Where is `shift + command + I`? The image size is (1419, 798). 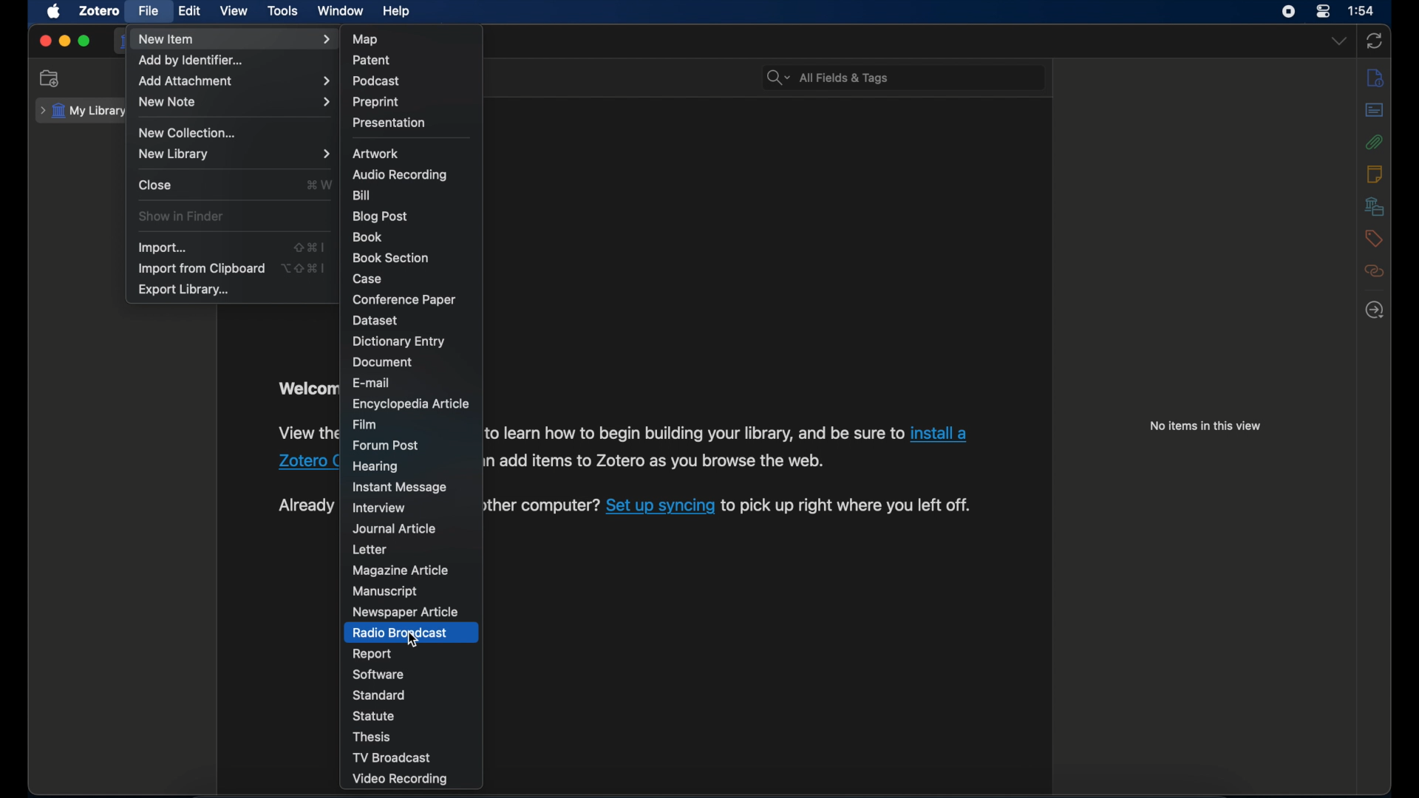 shift + command + I is located at coordinates (310, 247).